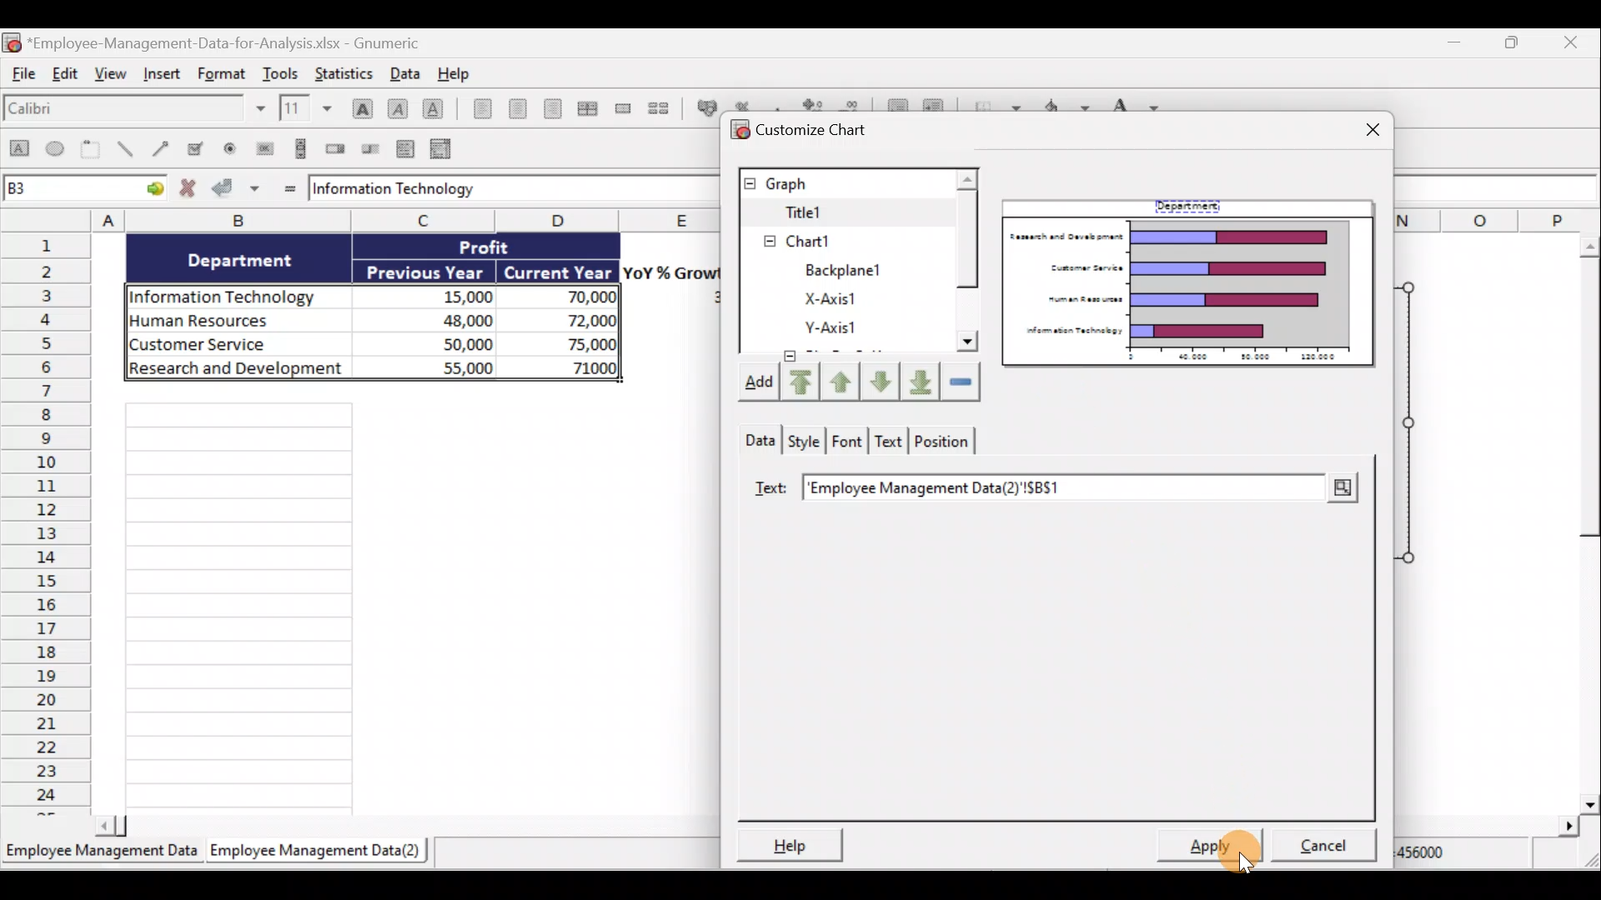 This screenshot has height=900, width=1601. Describe the element at coordinates (413, 604) in the screenshot. I see `Cells` at that location.